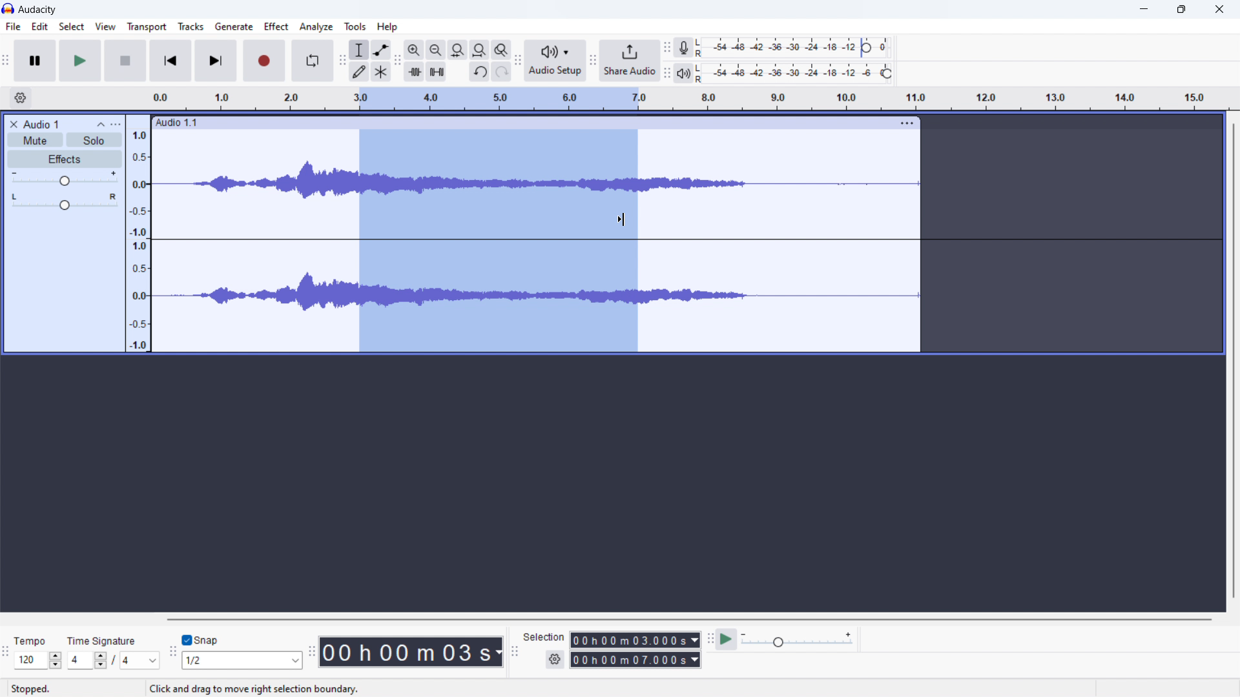 This screenshot has width=1240, height=697. What do you see at coordinates (667, 48) in the screenshot?
I see `recording meter toolbar` at bounding box center [667, 48].